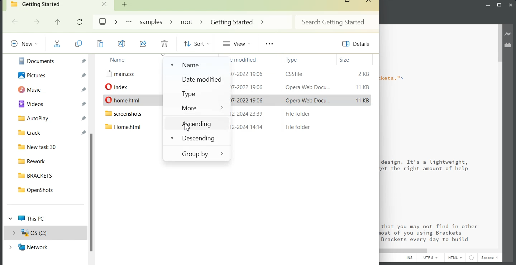 The height and width of the screenshot is (265, 516). What do you see at coordinates (16, 22) in the screenshot?
I see `Go Back` at bounding box center [16, 22].